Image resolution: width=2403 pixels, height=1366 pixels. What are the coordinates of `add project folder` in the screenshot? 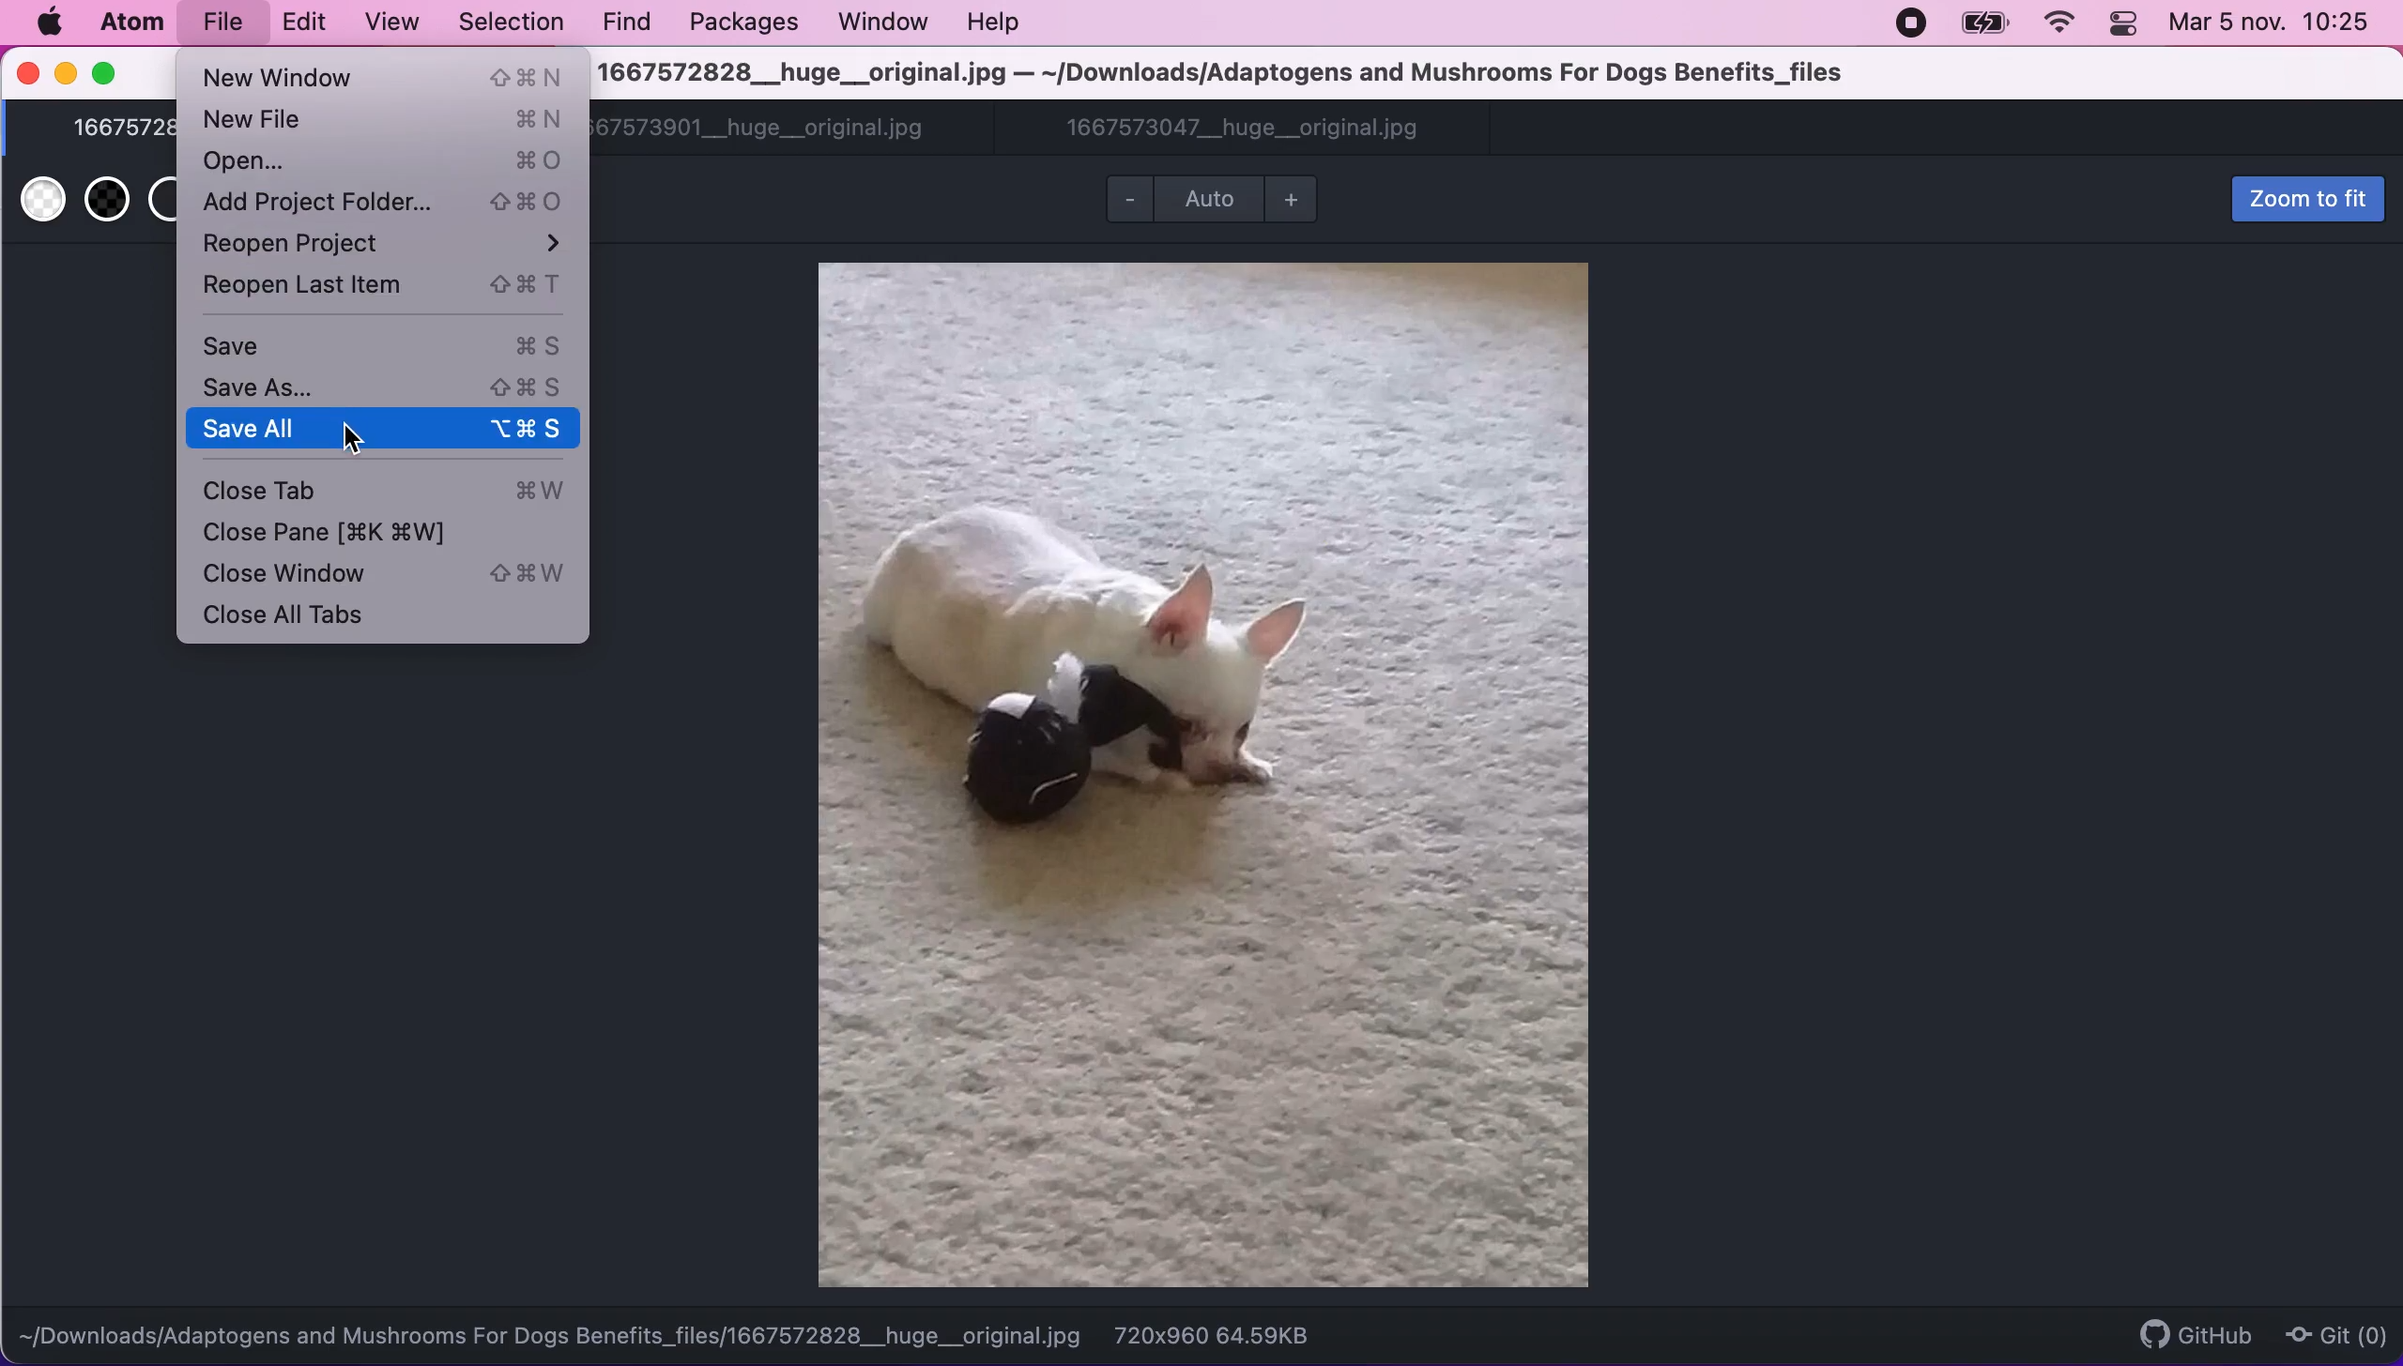 It's located at (389, 205).